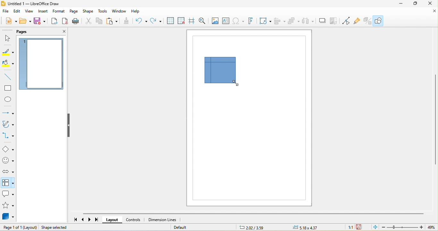 The image size is (438, 231). Describe the element at coordinates (91, 219) in the screenshot. I see `scroll to next page` at that location.